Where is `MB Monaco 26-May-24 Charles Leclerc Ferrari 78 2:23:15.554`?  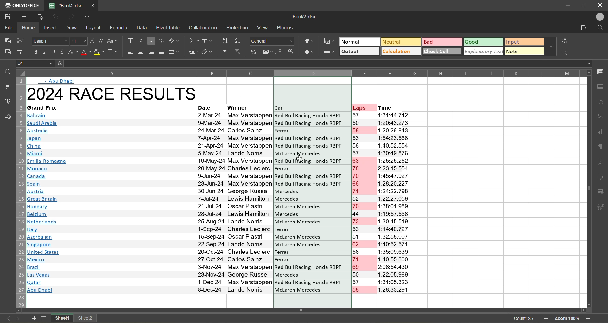
MB Monaco 26-May-24 Charles Leclerc Ferrari 78 2:23:15.554 is located at coordinates (222, 169).